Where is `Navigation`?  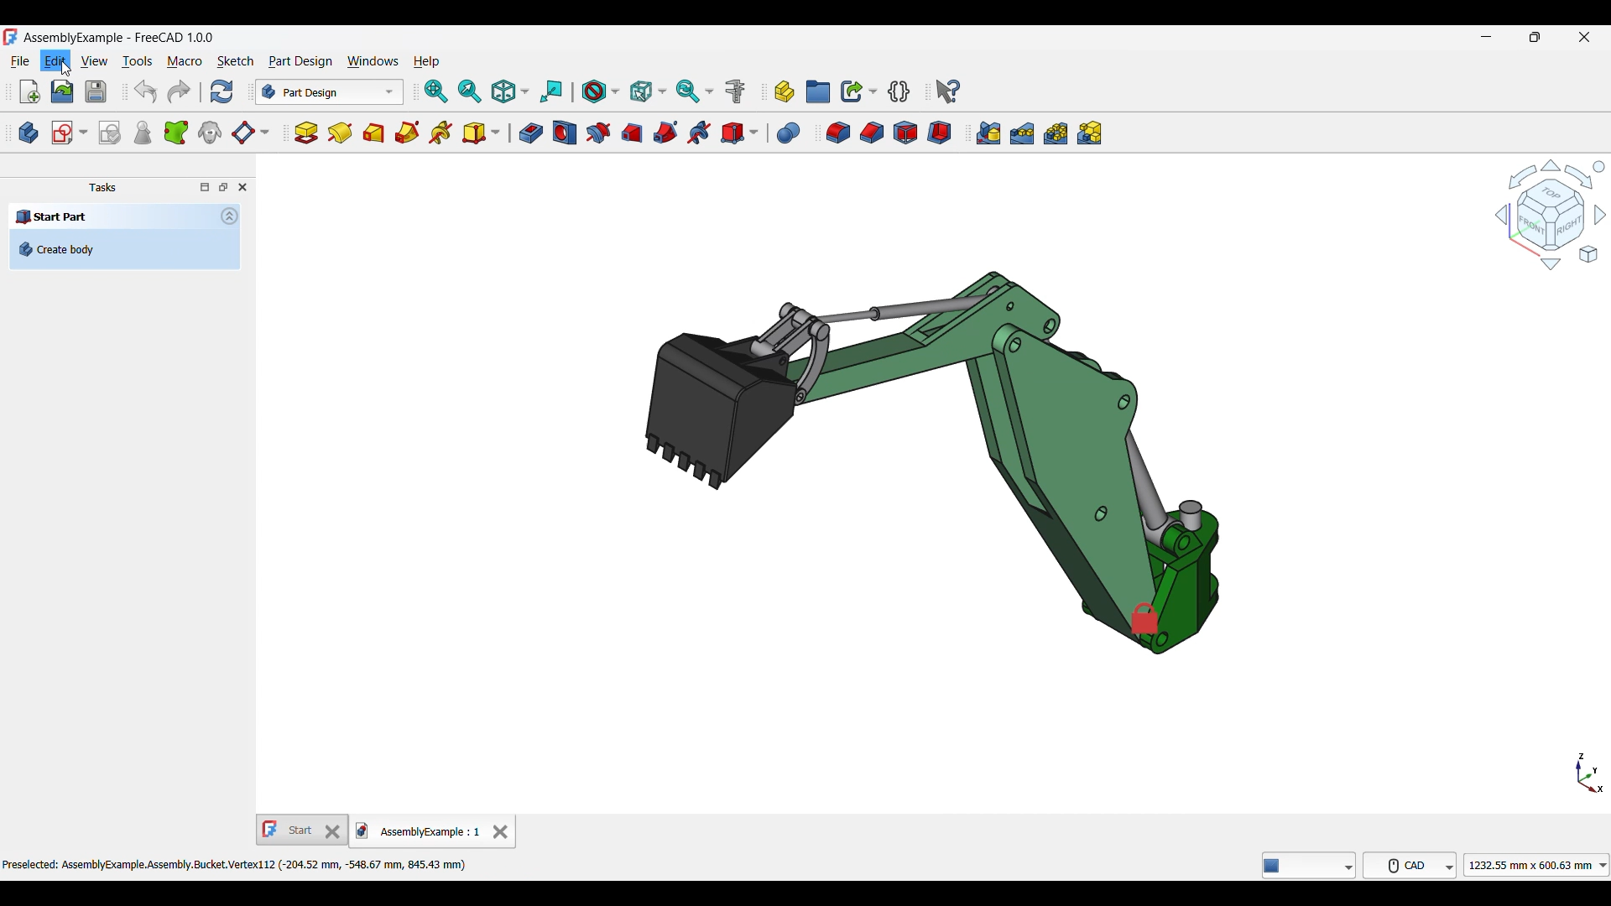
Navigation is located at coordinates (1551, 214).